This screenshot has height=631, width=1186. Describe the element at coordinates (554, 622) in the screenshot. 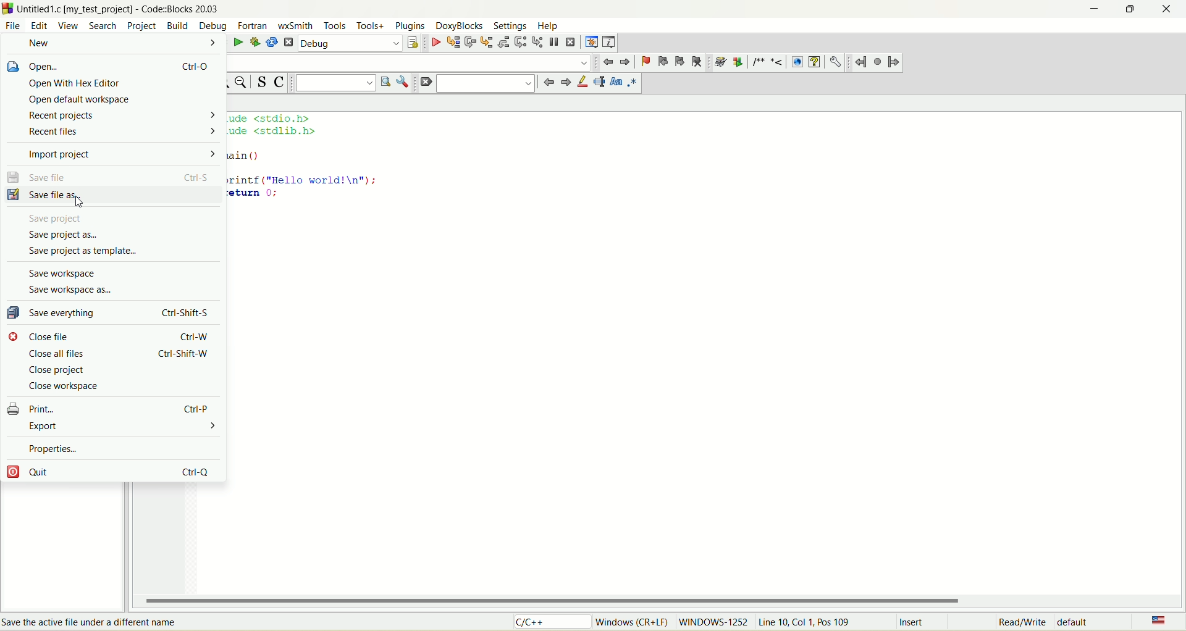

I see `C/C++` at that location.